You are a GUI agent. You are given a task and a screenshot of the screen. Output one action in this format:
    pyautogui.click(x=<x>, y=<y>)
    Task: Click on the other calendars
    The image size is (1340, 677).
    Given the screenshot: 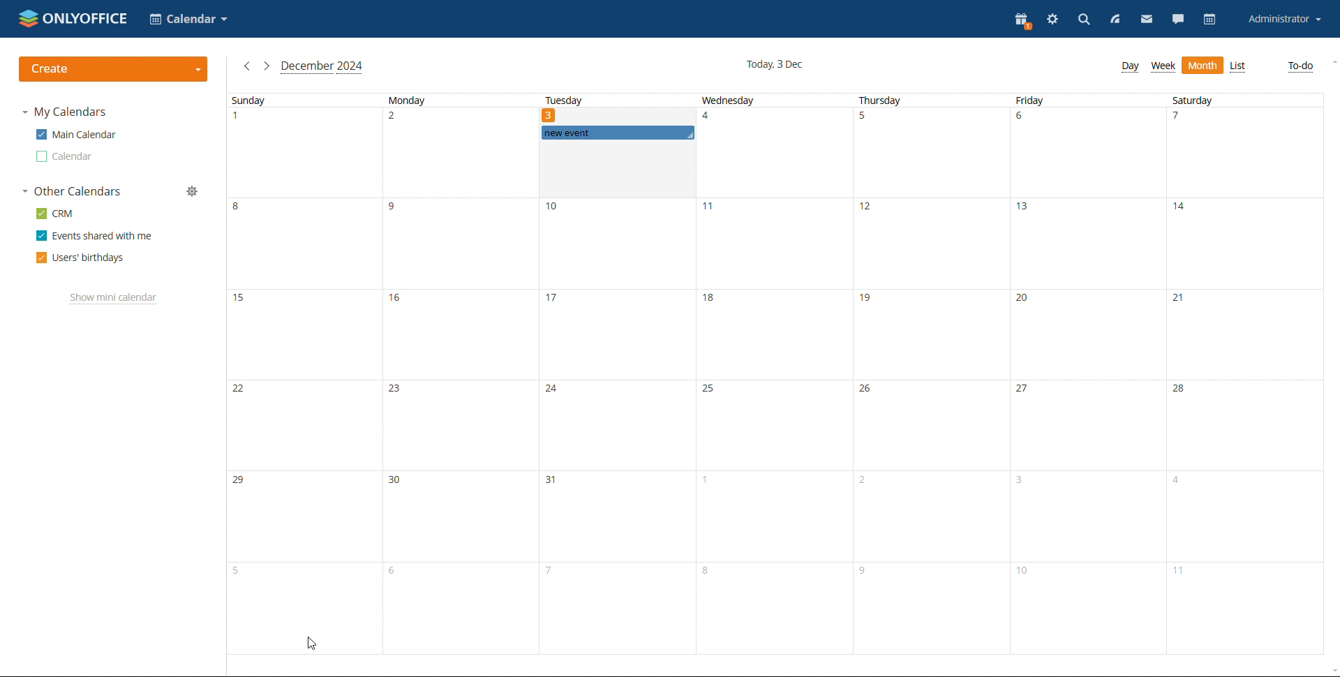 What is the action you would take?
    pyautogui.click(x=70, y=191)
    